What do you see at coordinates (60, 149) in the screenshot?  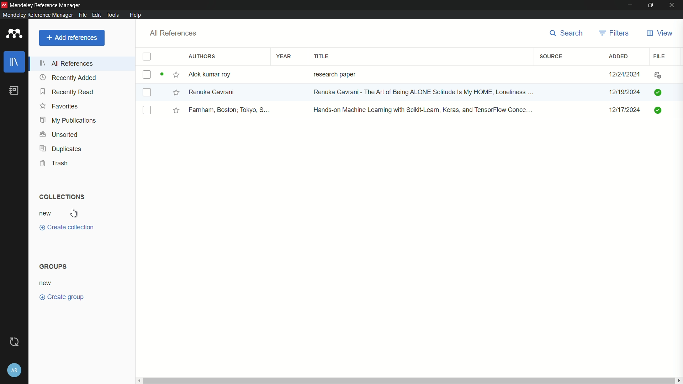 I see `duplicates` at bounding box center [60, 149].